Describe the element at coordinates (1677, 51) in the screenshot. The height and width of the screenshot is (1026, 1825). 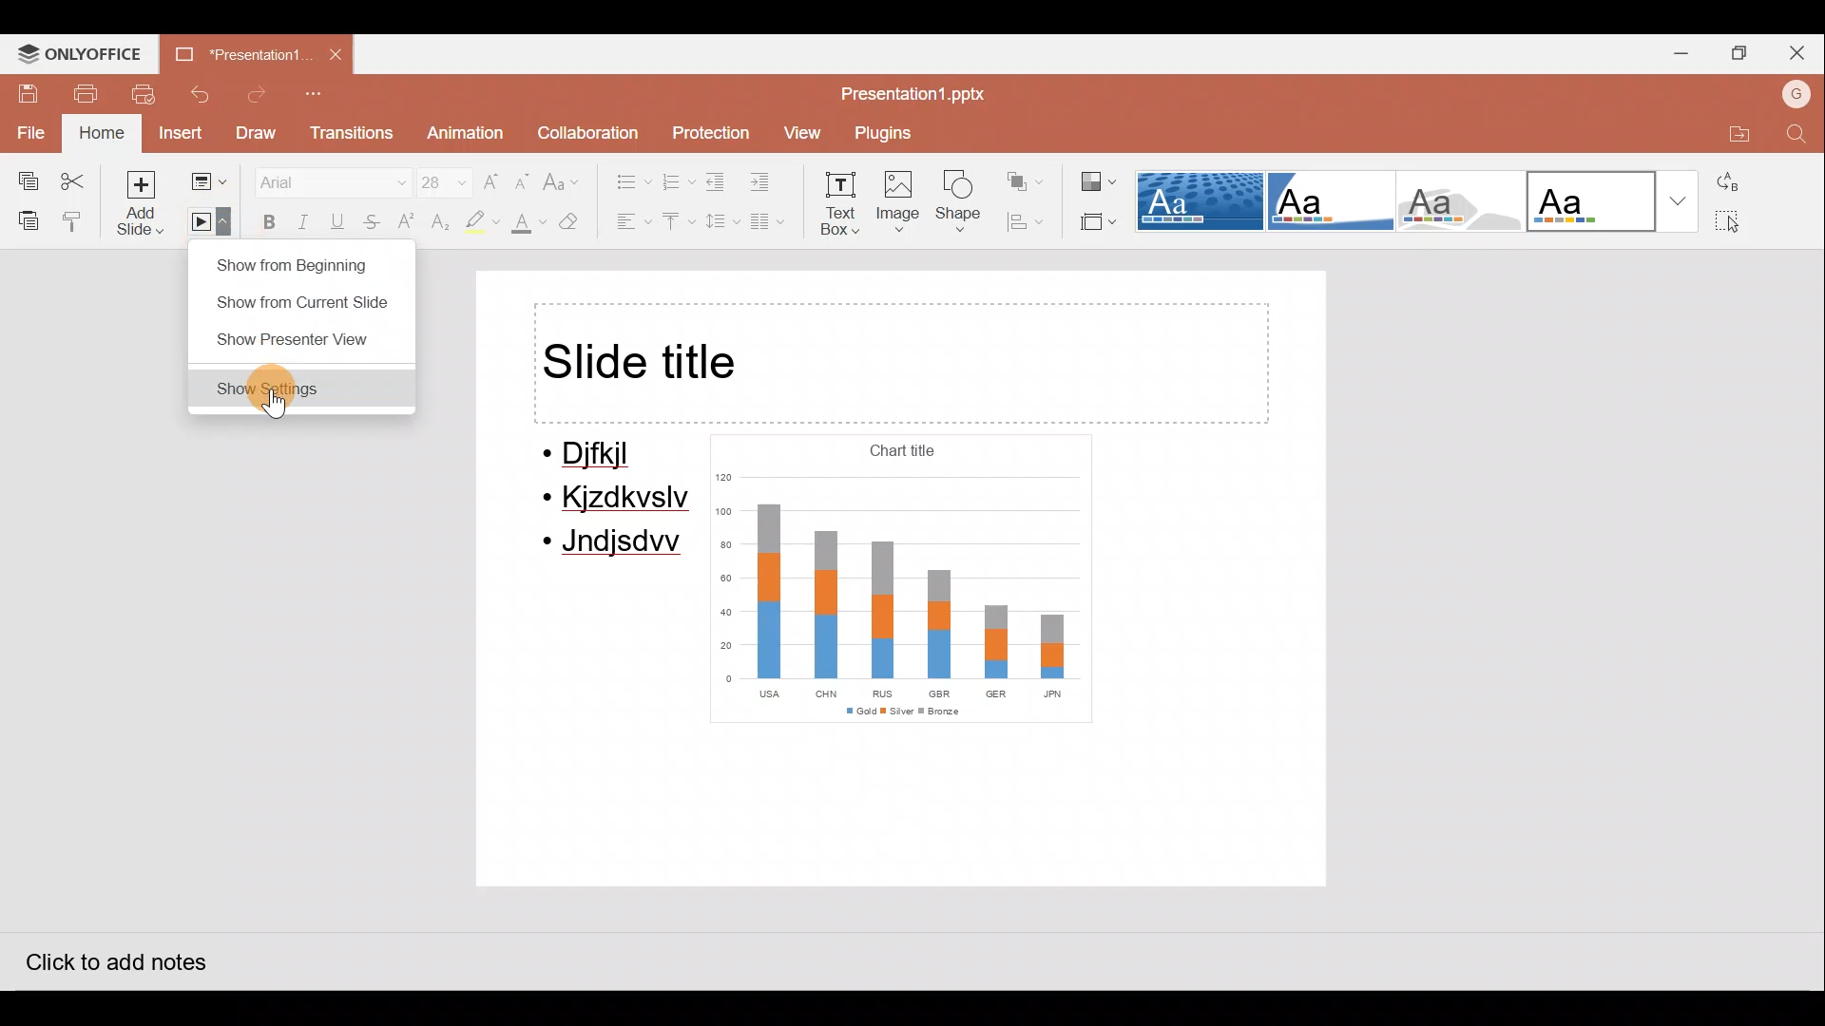
I see `Minimize` at that location.